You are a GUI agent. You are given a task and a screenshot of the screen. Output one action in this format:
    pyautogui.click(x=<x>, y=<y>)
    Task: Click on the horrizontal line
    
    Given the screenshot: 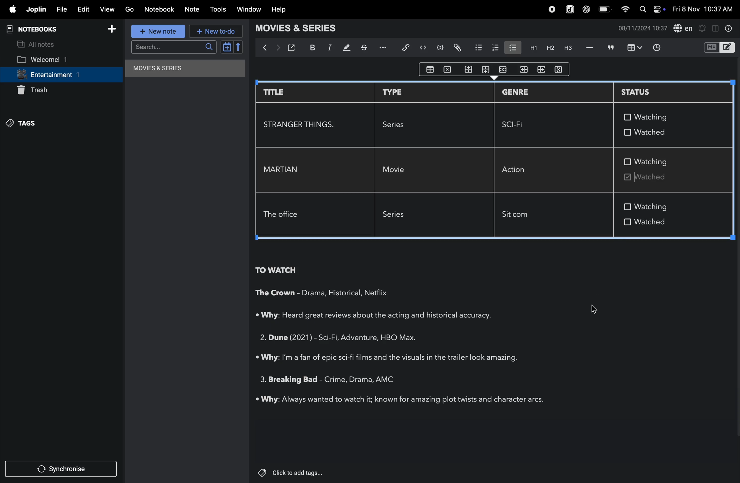 What is the action you would take?
    pyautogui.click(x=589, y=48)
    